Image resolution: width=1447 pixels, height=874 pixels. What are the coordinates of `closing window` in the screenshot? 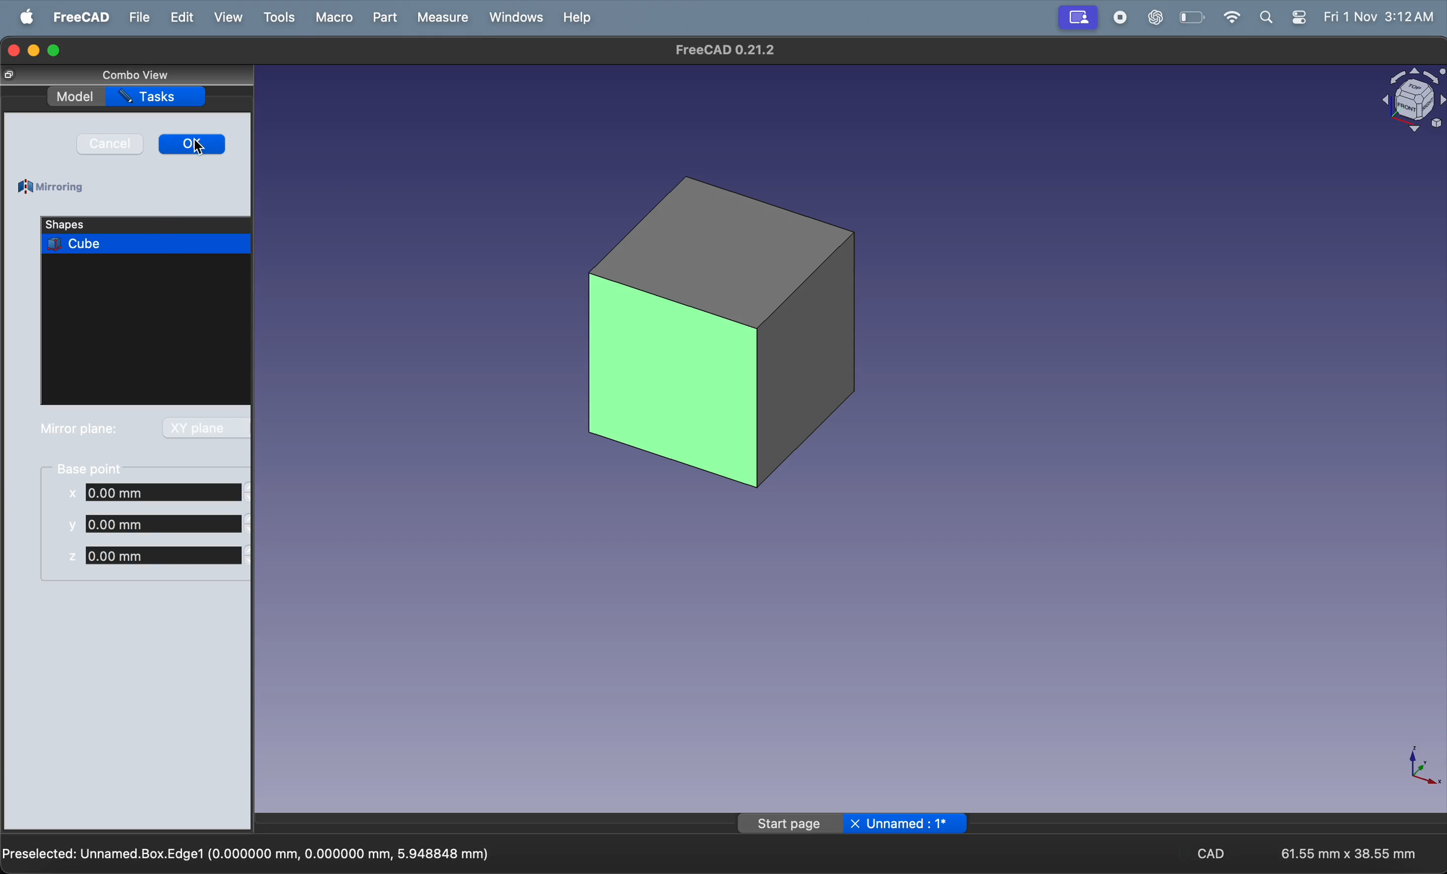 It's located at (11, 51).